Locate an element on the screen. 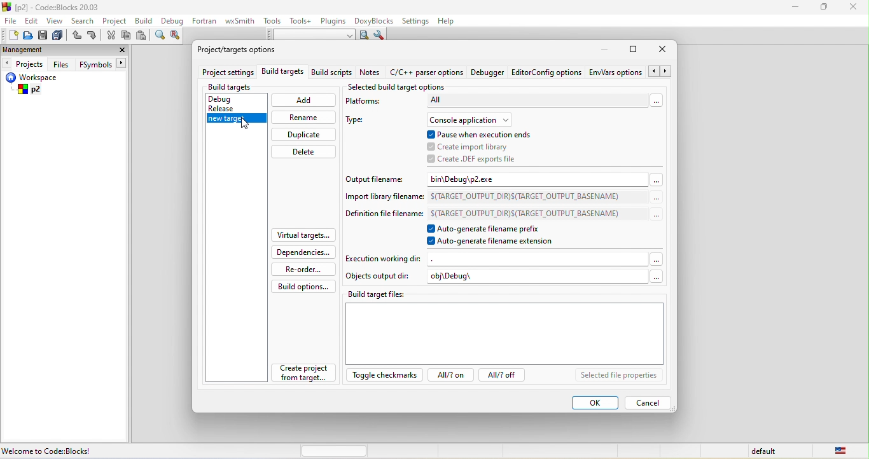  close is located at coordinates (664, 51).